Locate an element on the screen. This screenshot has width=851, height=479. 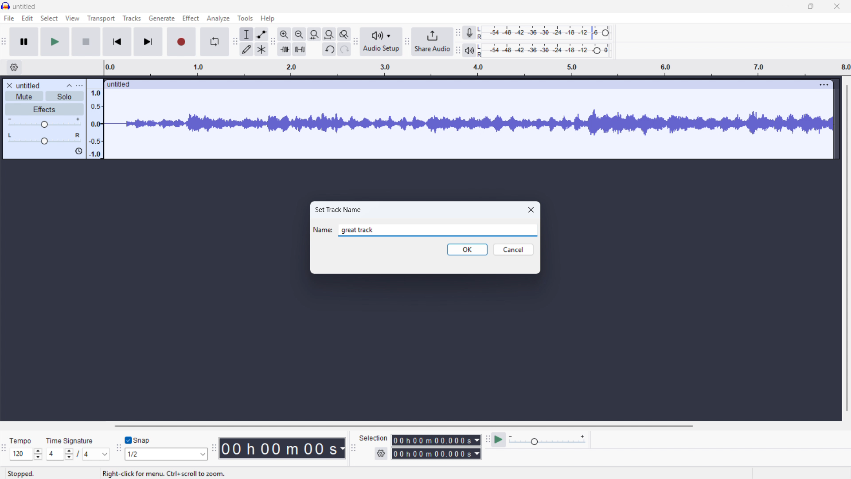
Selection is located at coordinates (374, 438).